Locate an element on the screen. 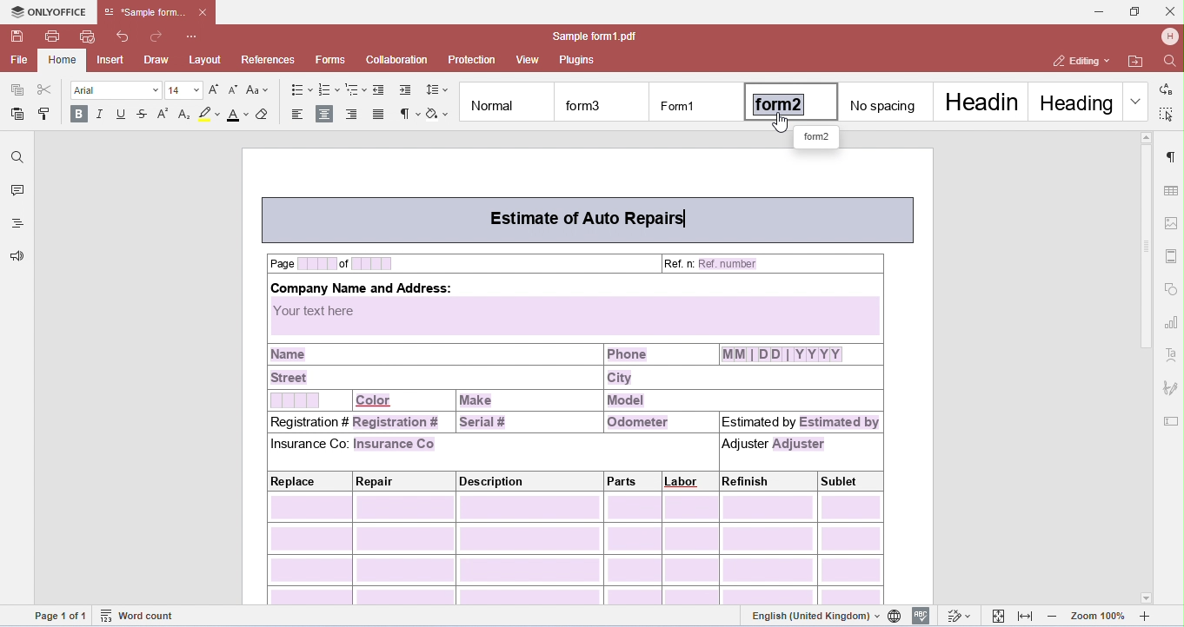 This screenshot has height=627, width=1184. home is located at coordinates (63, 61).